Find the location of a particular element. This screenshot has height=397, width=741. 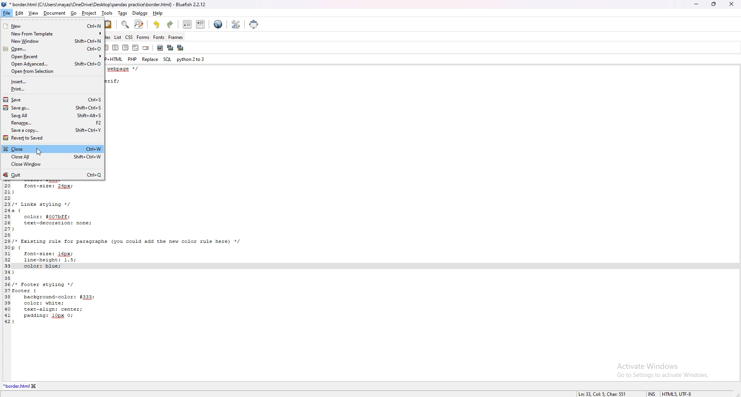

cursor is located at coordinates (41, 153).